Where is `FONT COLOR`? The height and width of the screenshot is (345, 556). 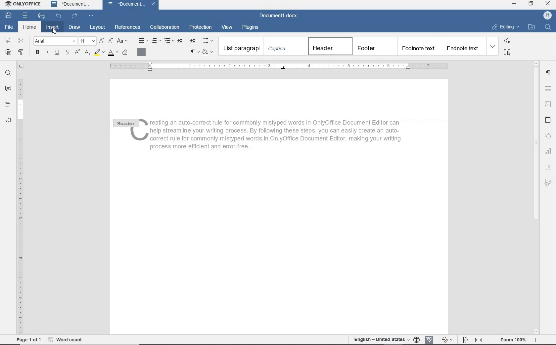
FONT COLOR is located at coordinates (113, 53).